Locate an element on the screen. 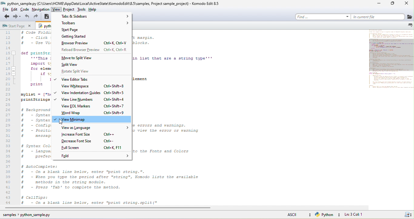  rotate split view is located at coordinates (78, 71).